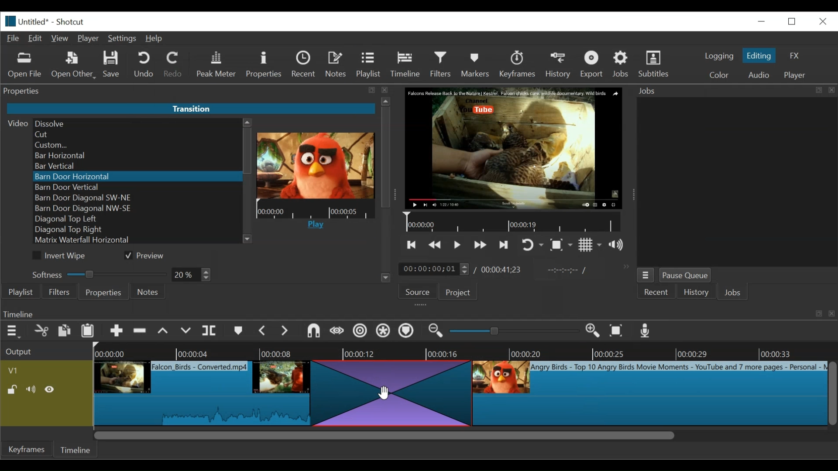  Describe the element at coordinates (590, 245) in the screenshot. I see `Toggle display grid on player` at that location.